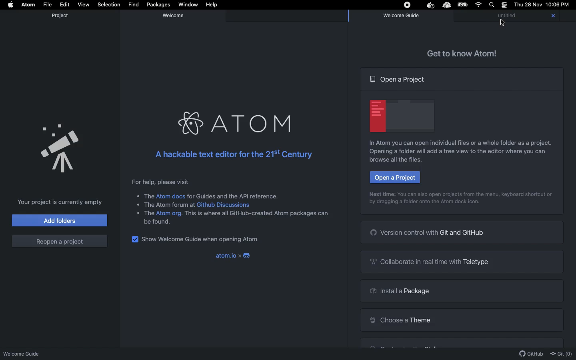 This screenshot has width=576, height=360. What do you see at coordinates (188, 5) in the screenshot?
I see `Window` at bounding box center [188, 5].